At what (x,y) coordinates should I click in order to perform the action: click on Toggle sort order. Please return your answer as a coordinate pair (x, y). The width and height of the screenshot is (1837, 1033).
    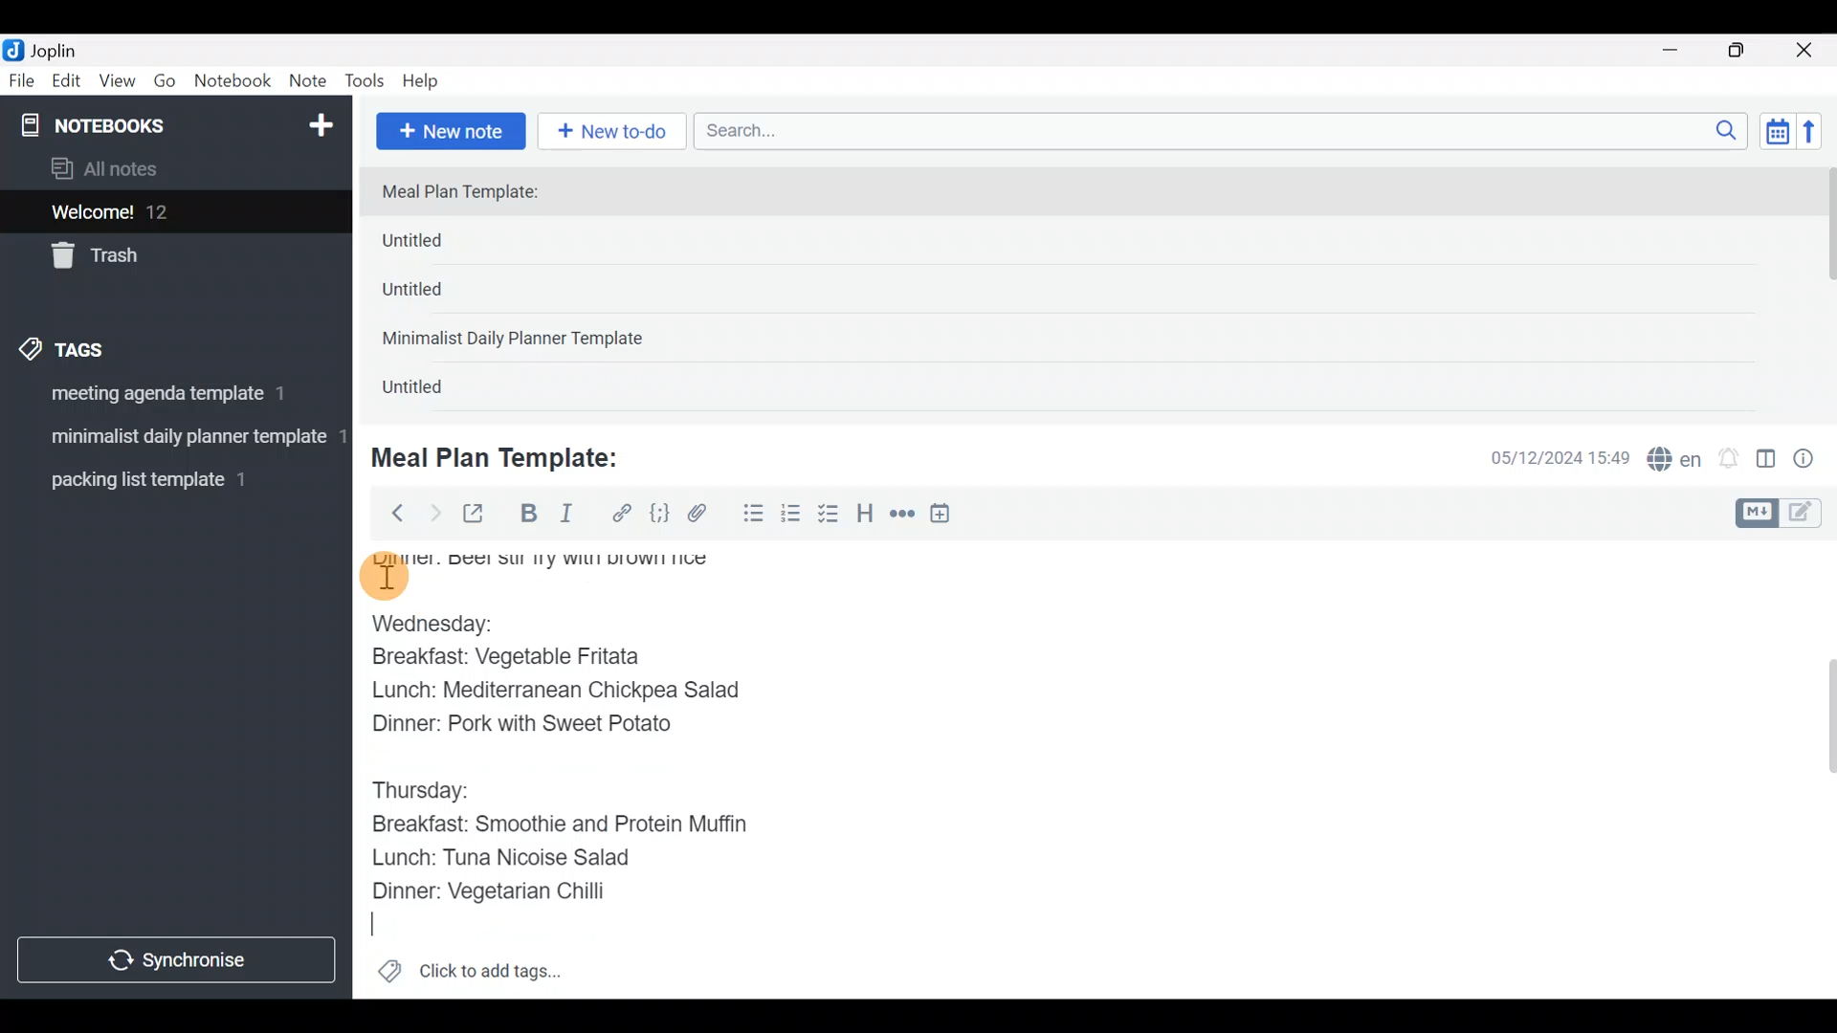
    Looking at the image, I should click on (1777, 132).